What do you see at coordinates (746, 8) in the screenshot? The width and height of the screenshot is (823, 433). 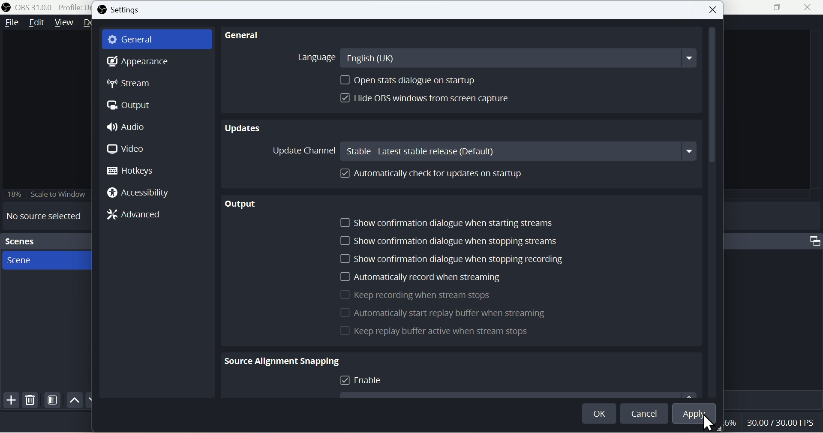 I see `Minimiza` at bounding box center [746, 8].